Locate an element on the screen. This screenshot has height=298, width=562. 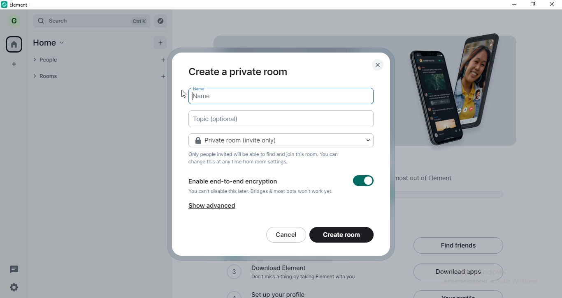
add space is located at coordinates (15, 63).